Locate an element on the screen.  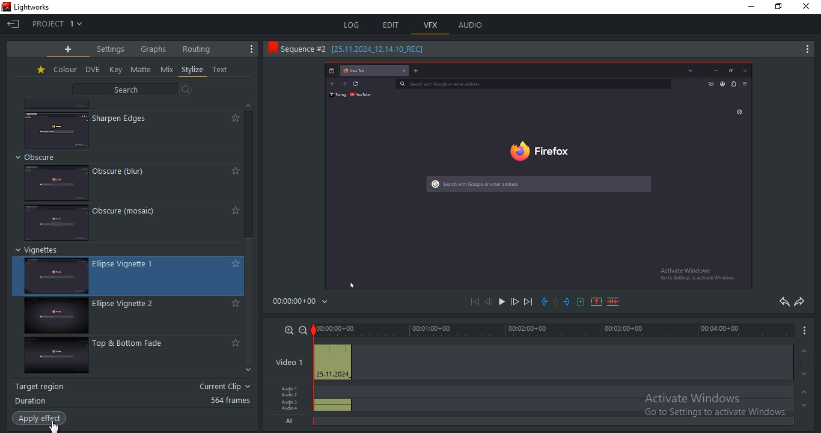
top & bottom fade is located at coordinates (55, 358).